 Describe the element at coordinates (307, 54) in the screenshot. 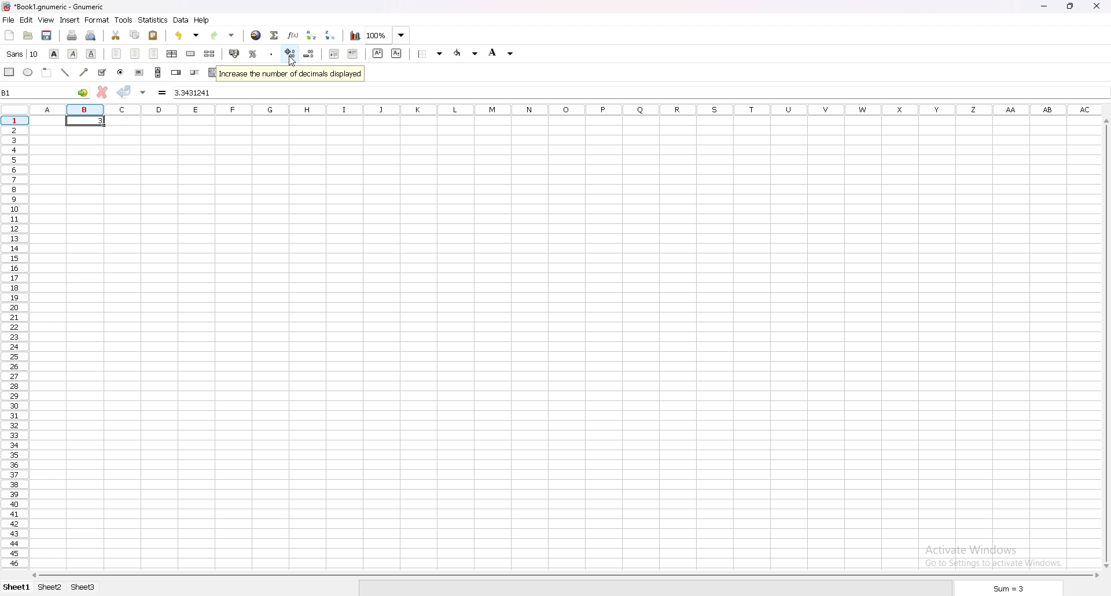

I see `decrease decimal` at that location.